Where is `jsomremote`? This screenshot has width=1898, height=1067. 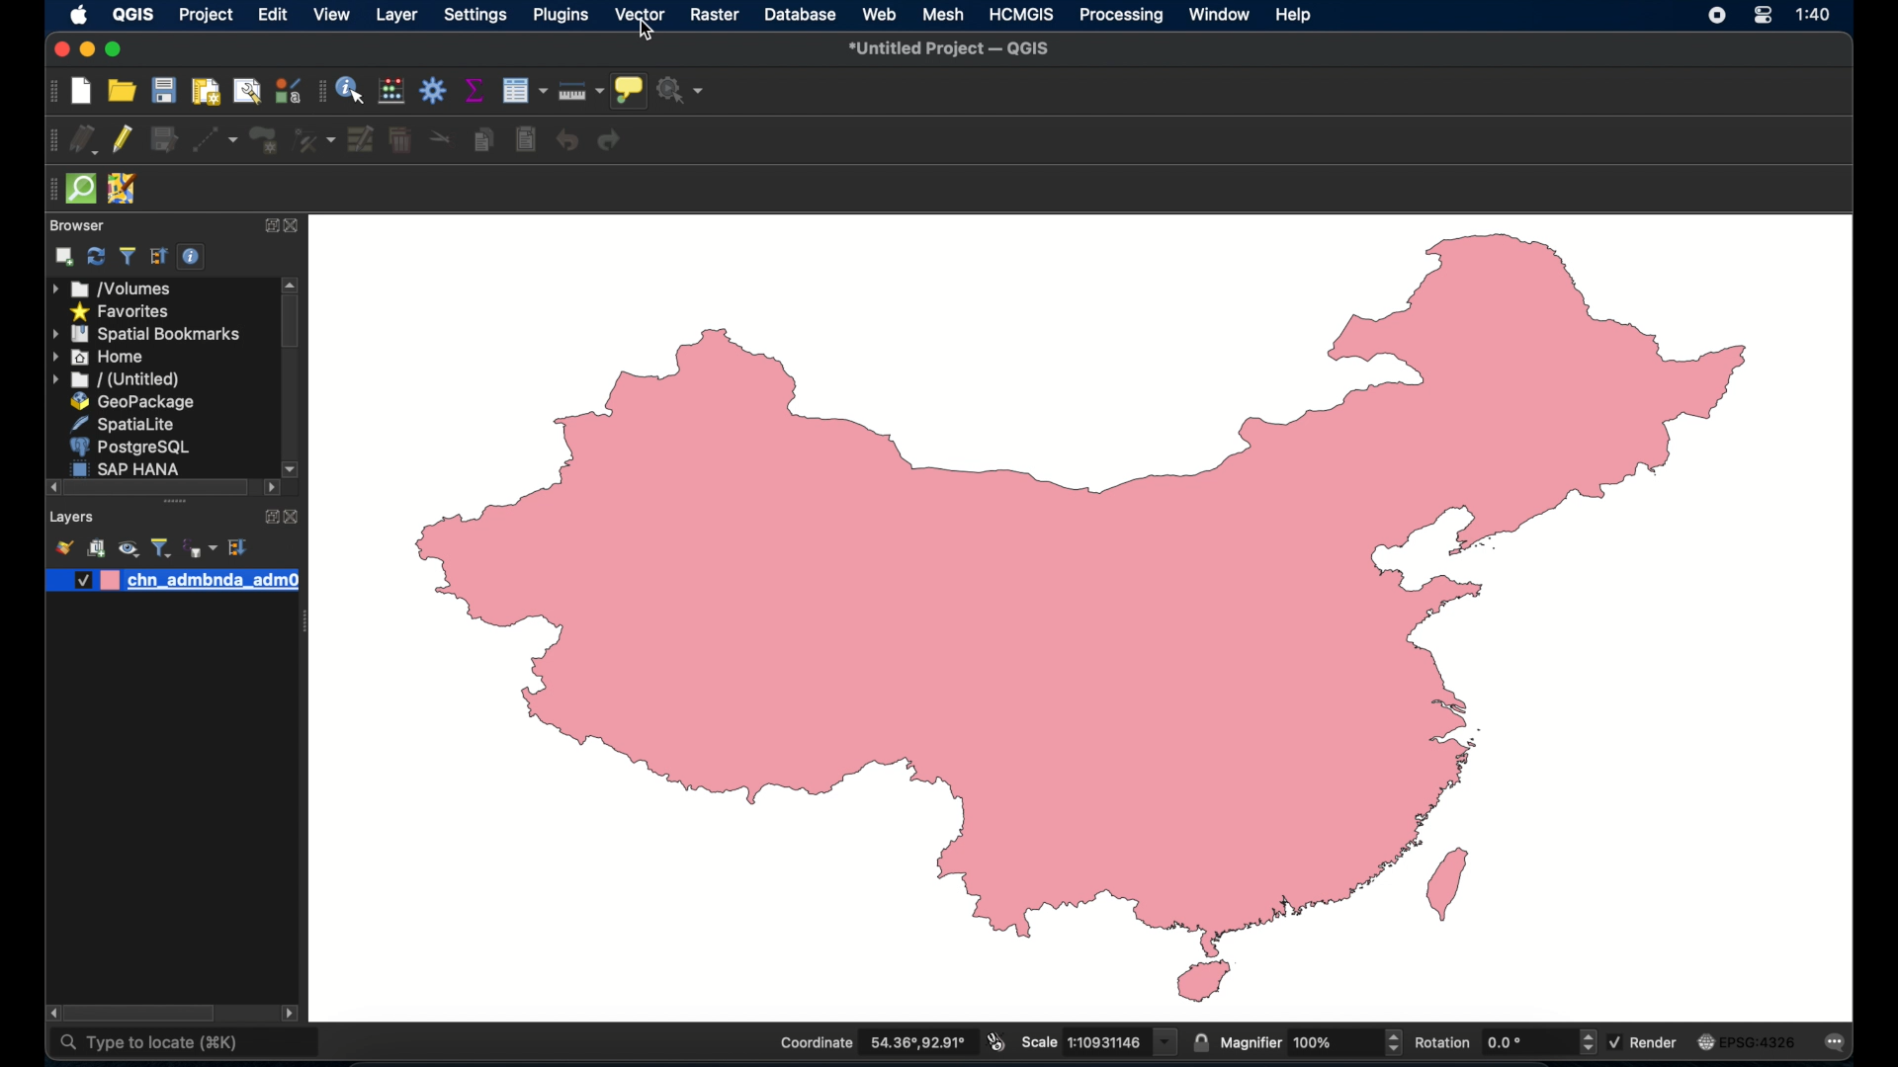
jsomremote is located at coordinates (124, 189).